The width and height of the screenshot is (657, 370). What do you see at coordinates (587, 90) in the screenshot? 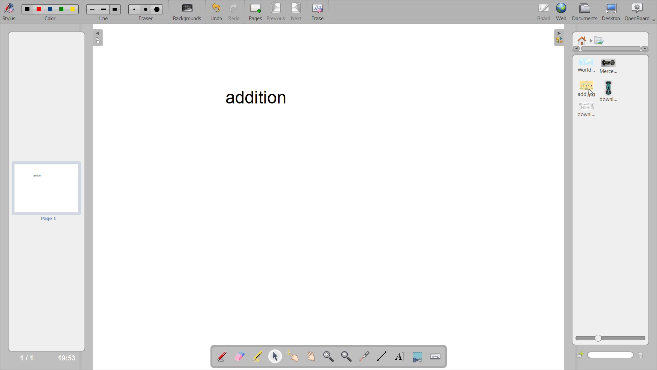
I see `image 3` at bounding box center [587, 90].